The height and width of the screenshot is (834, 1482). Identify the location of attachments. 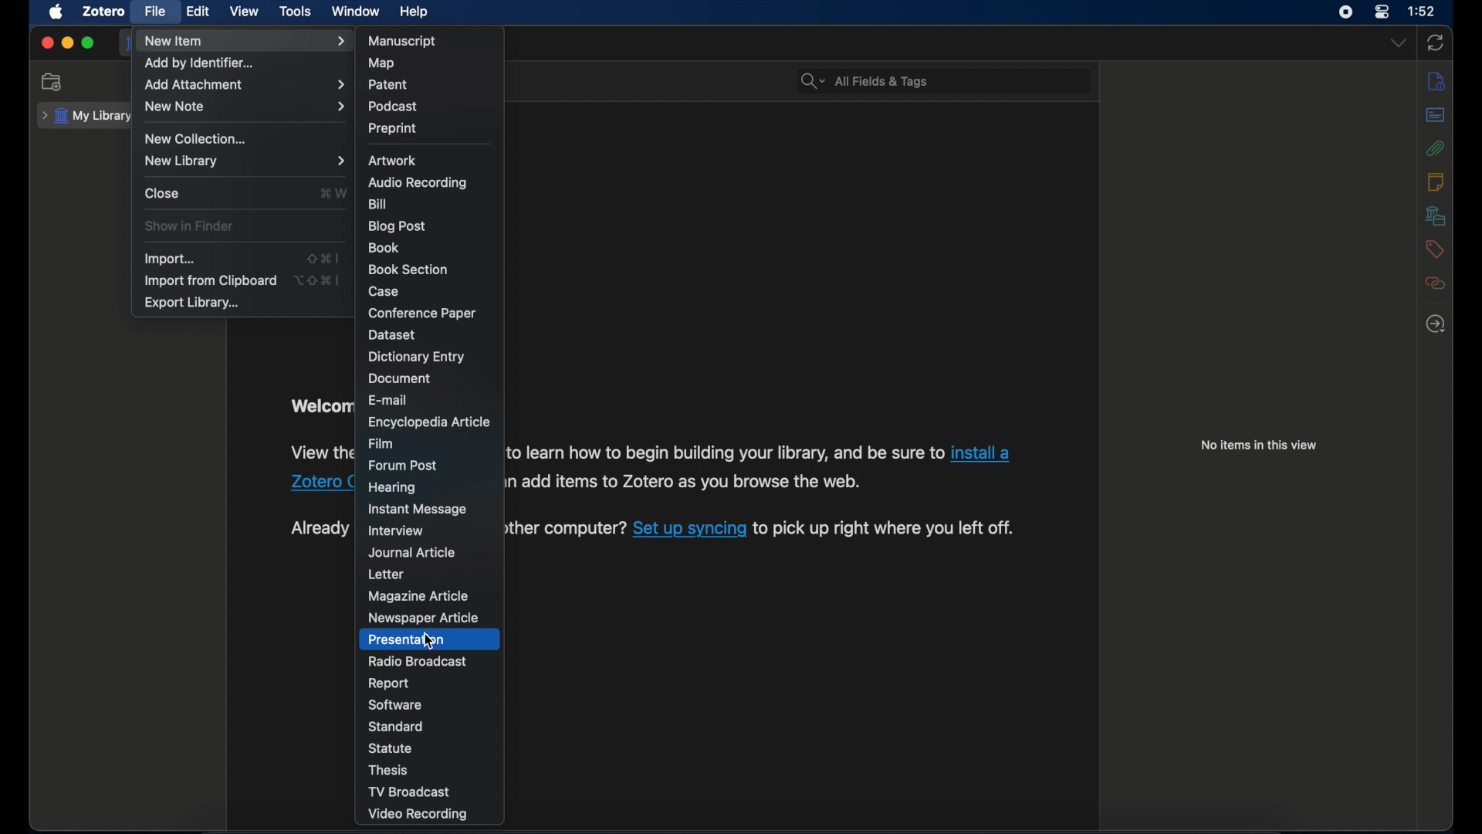
(1436, 148).